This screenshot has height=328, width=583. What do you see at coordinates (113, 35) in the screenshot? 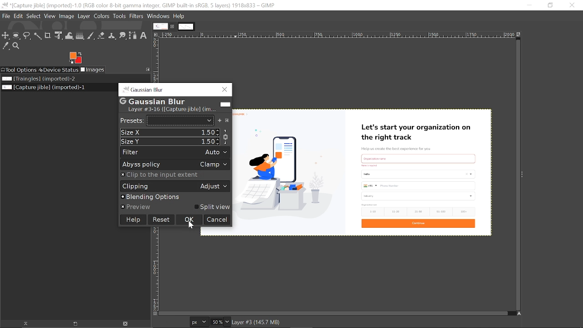
I see `Clone tool` at bounding box center [113, 35].